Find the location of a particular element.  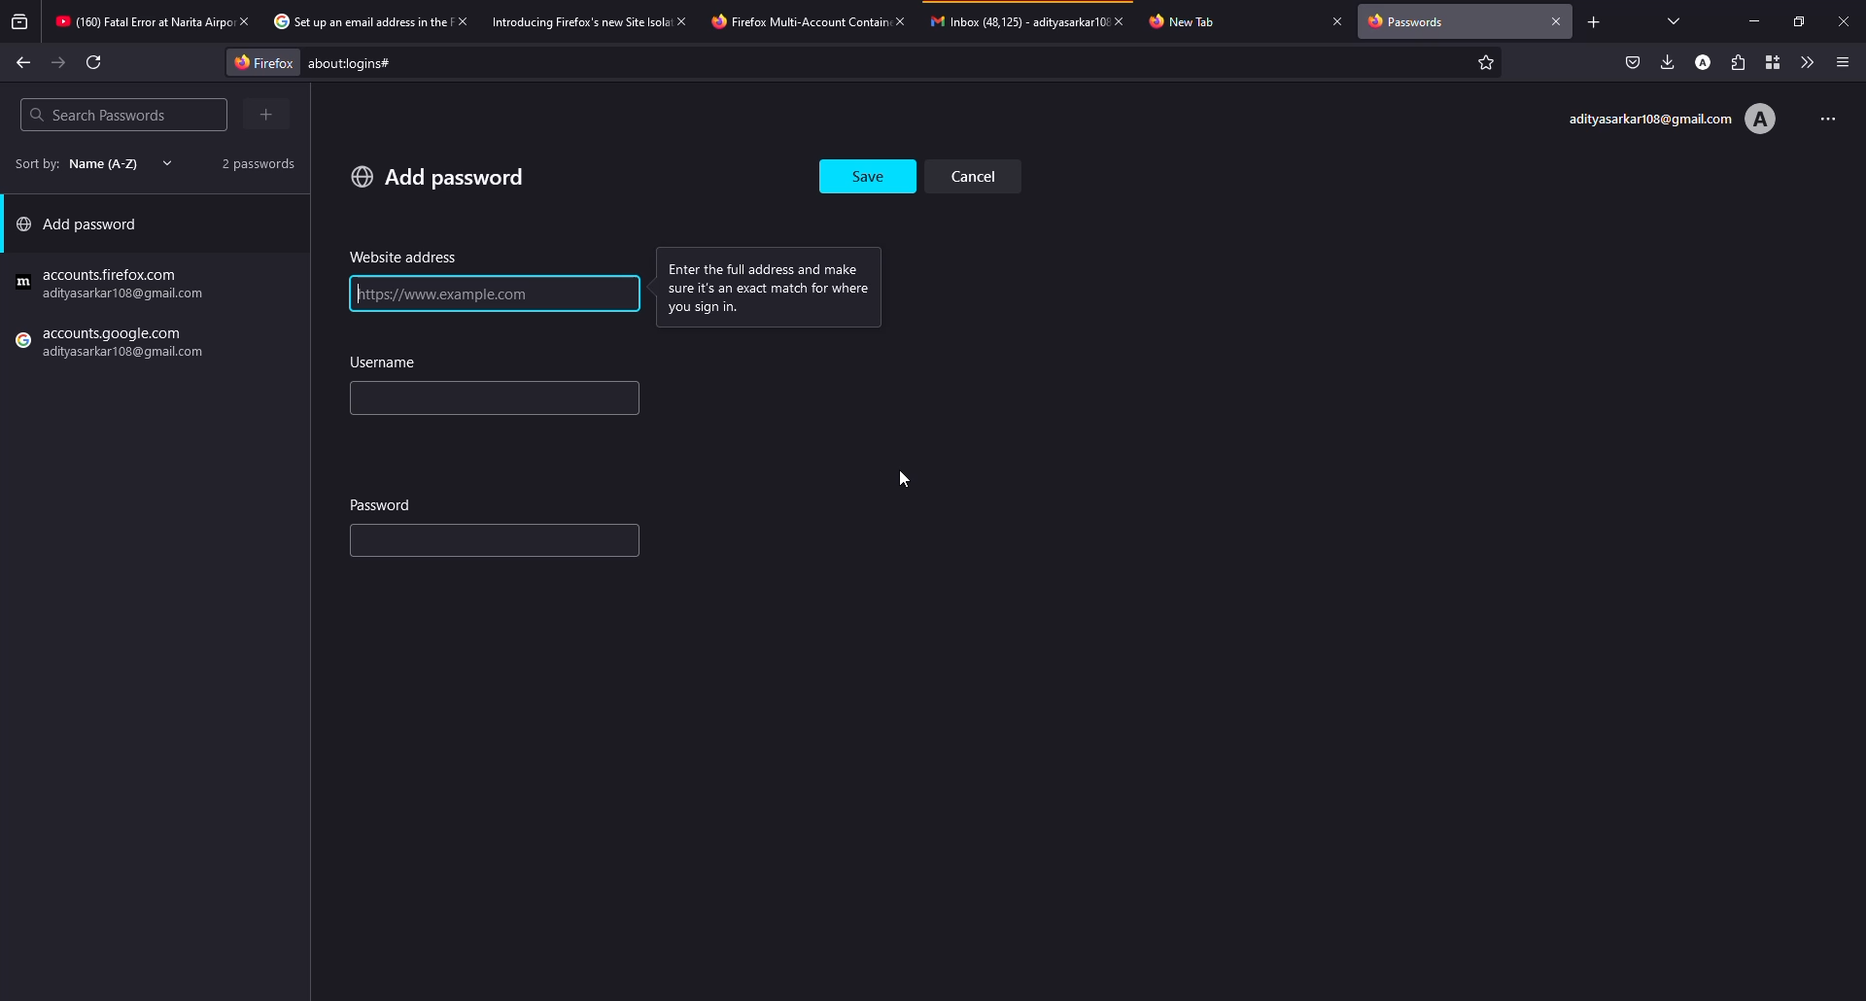

sort by name is located at coordinates (87, 163).